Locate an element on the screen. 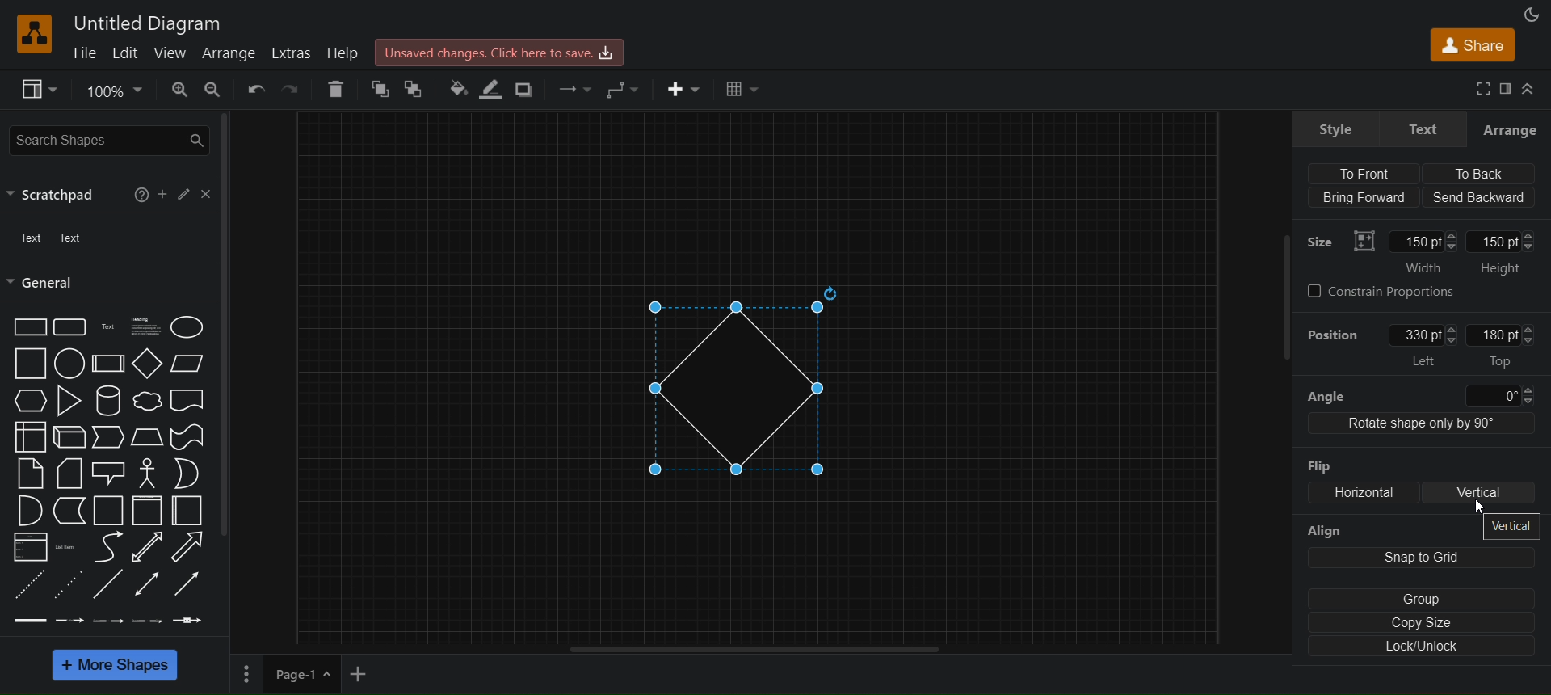 The image size is (1551, 695). constrain properties is located at coordinates (1419, 295).